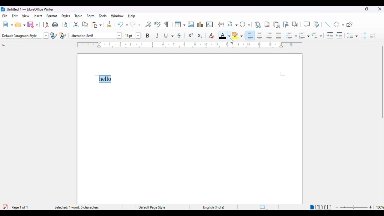 The image size is (384, 216). I want to click on new, so click(7, 25).